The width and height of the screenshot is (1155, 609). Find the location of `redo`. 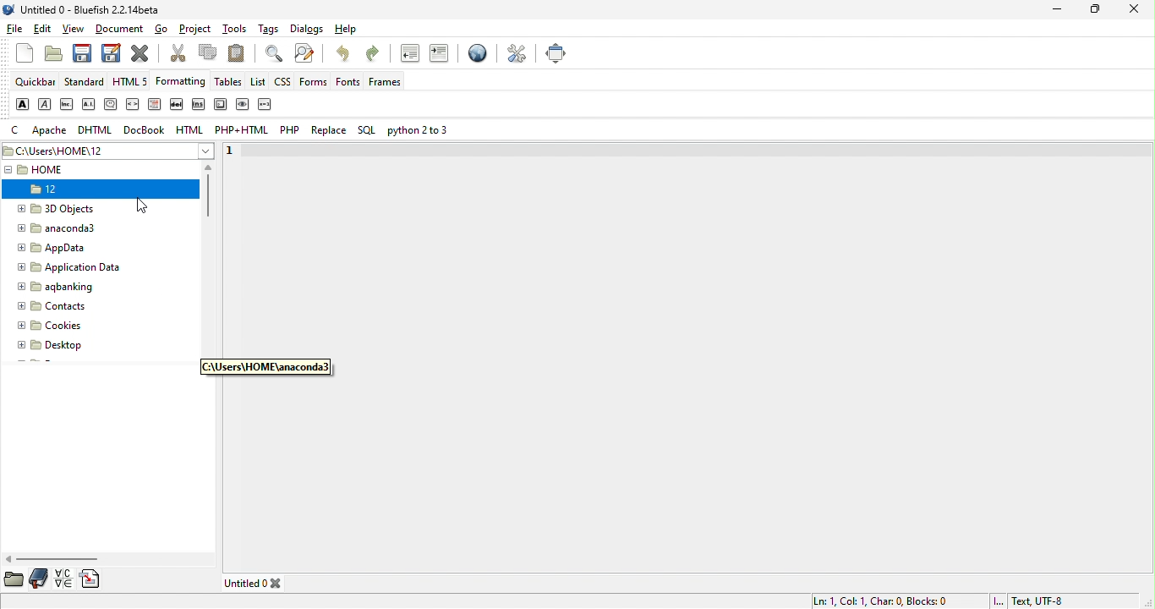

redo is located at coordinates (378, 57).